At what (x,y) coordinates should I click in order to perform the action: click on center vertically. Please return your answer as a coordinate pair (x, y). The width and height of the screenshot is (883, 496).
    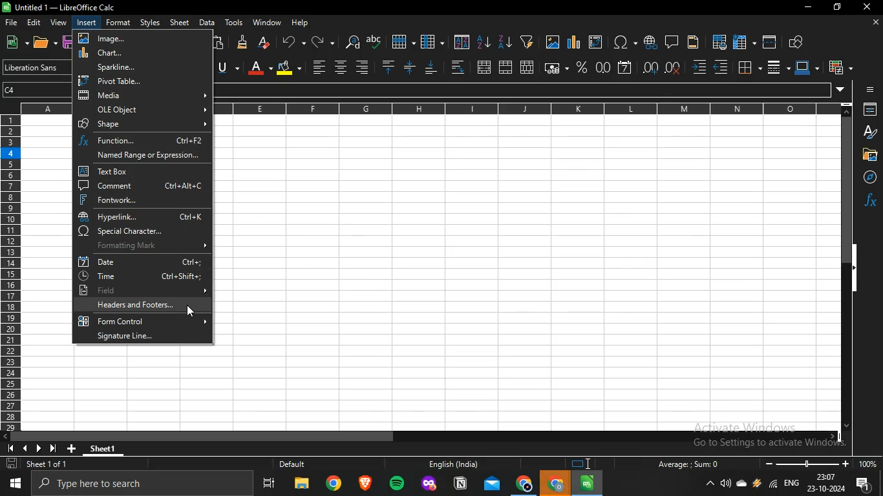
    Looking at the image, I should click on (409, 67).